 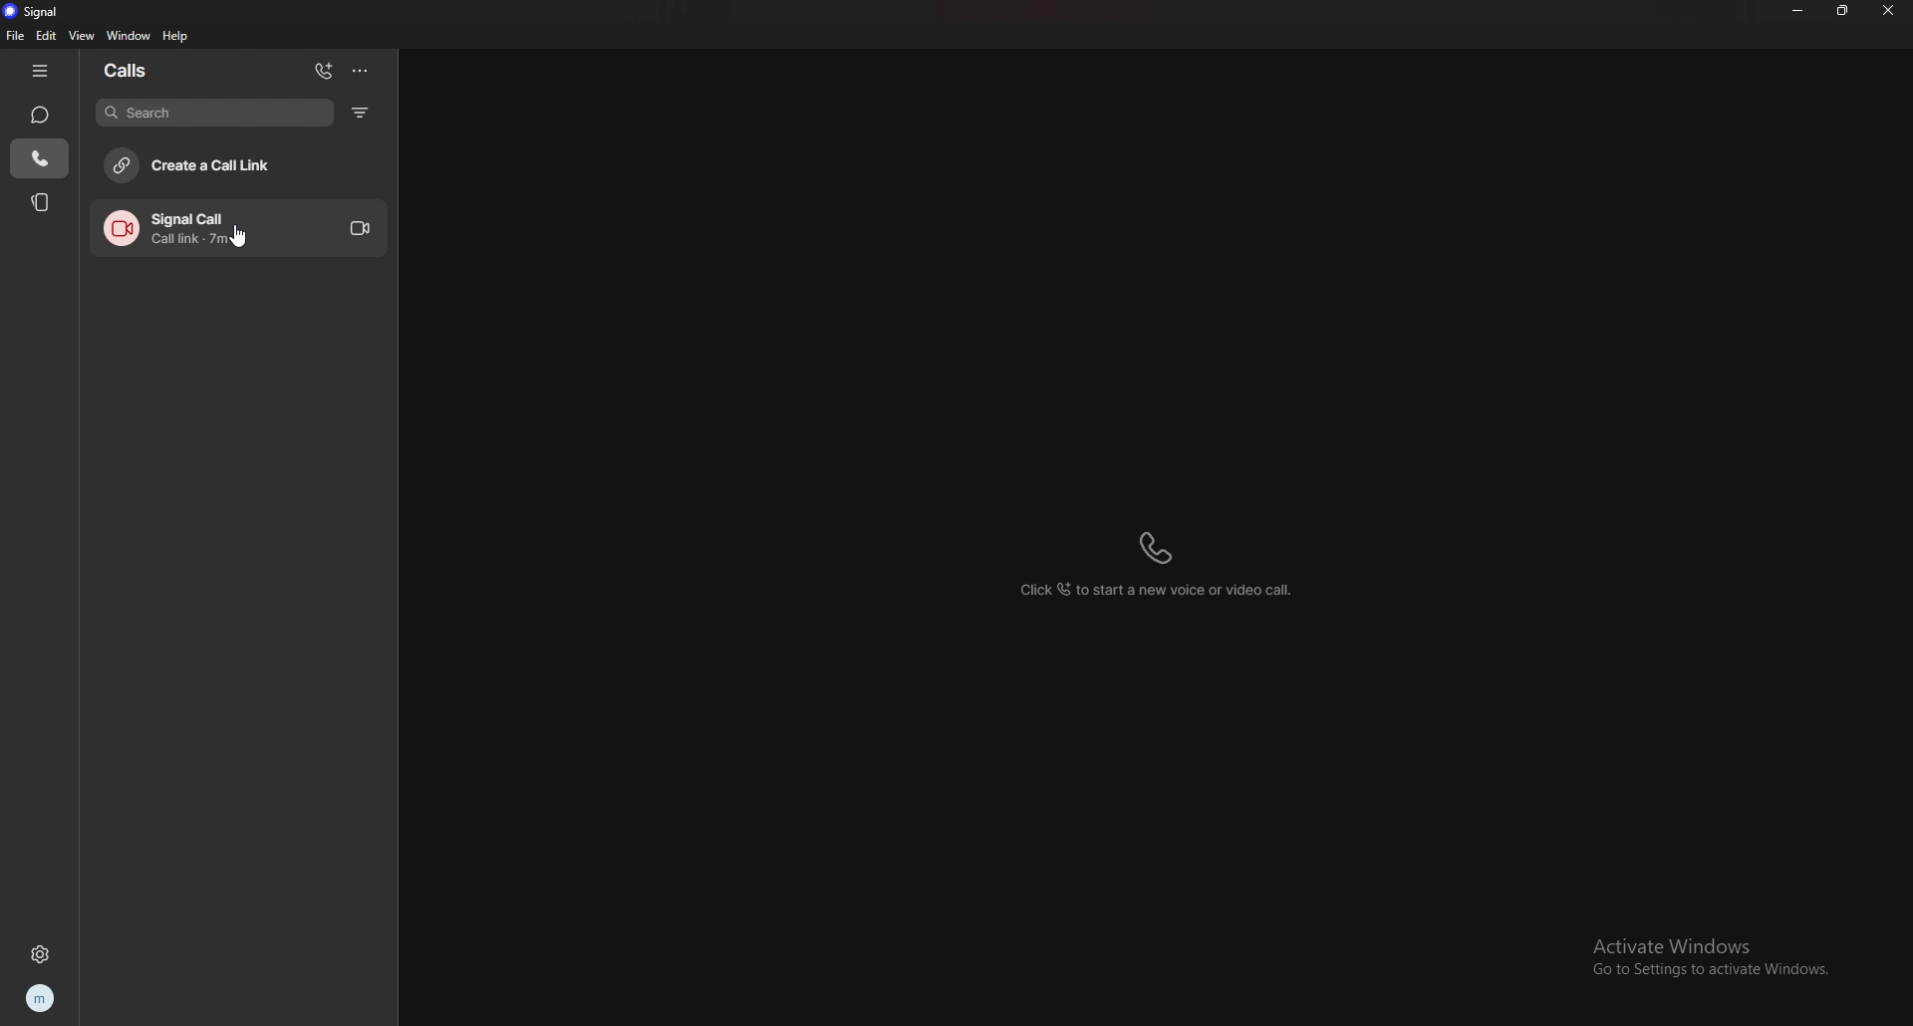 What do you see at coordinates (1797, 11) in the screenshot?
I see `minimize` at bounding box center [1797, 11].